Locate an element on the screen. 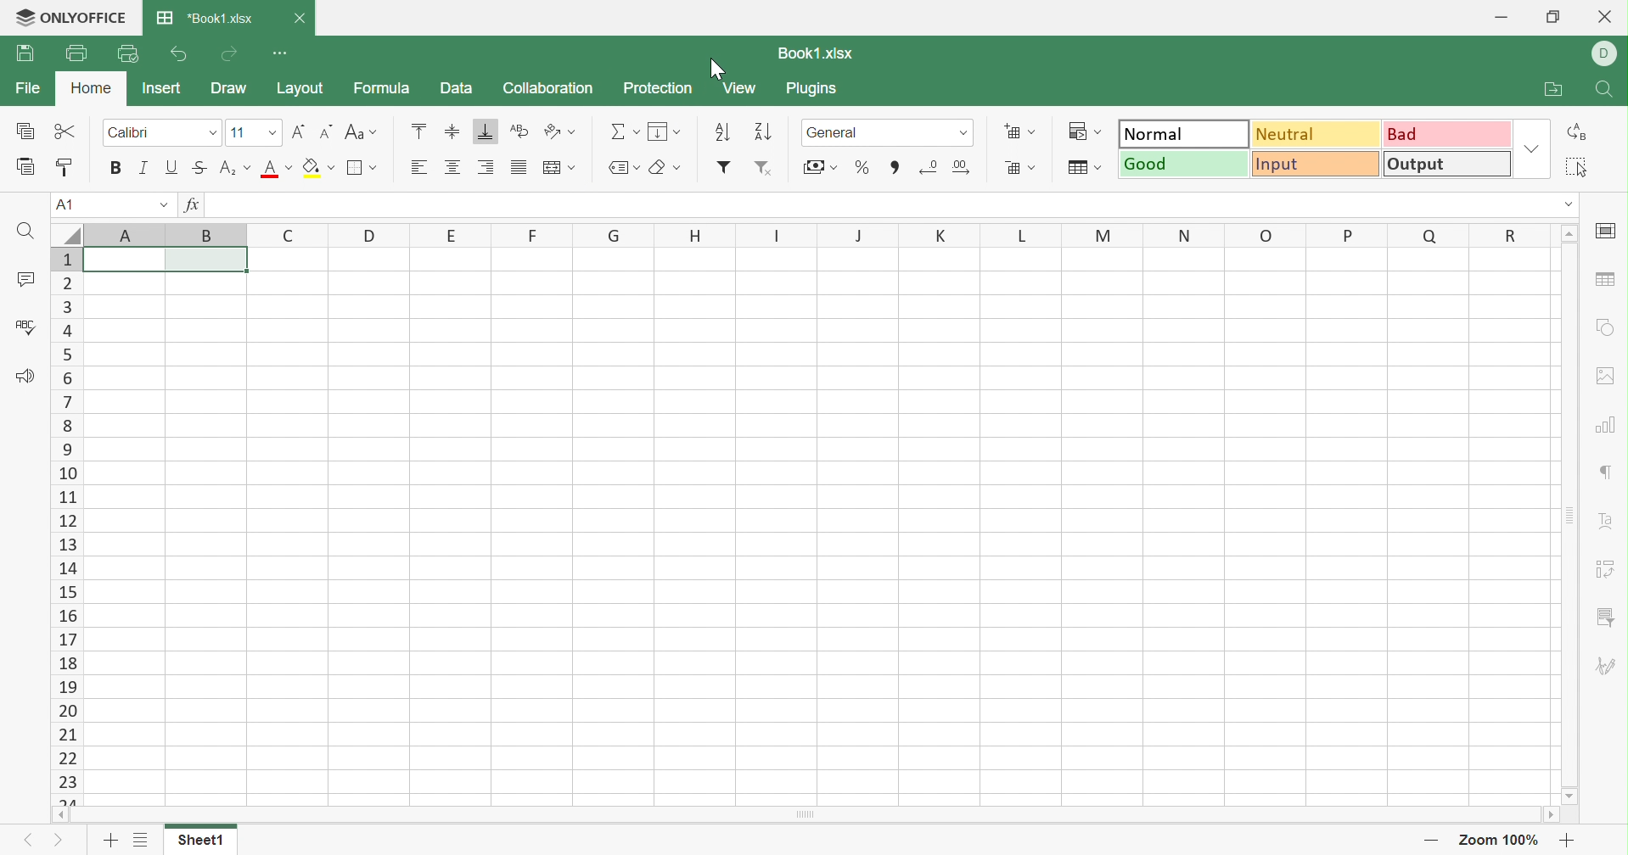 The width and height of the screenshot is (1628, 855). Open file location is located at coordinates (1553, 91).